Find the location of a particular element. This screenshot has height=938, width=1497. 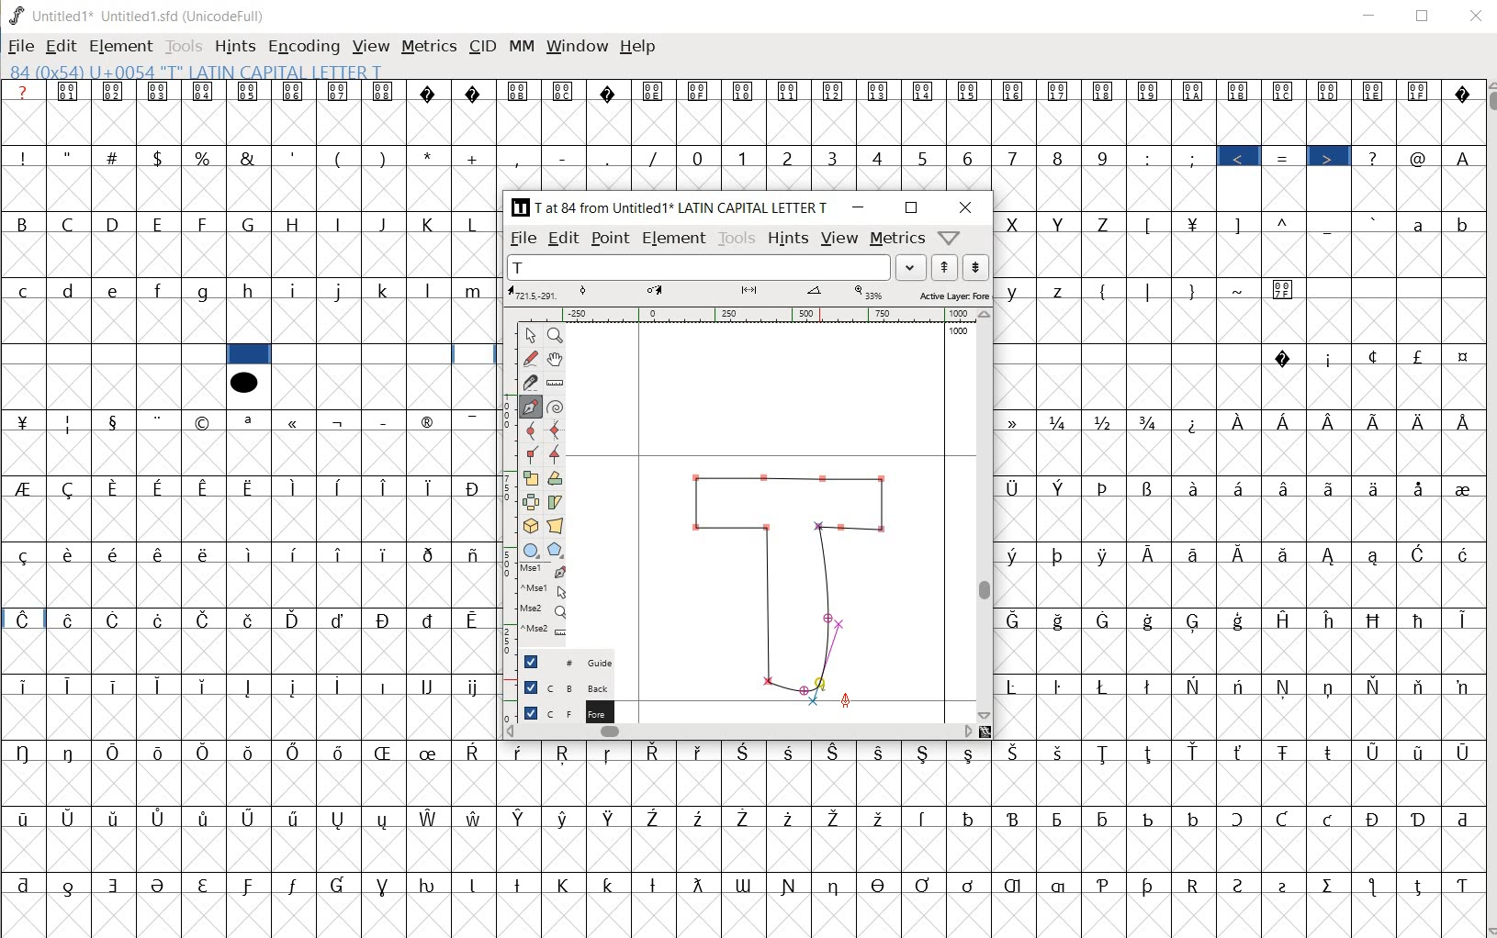

Symbol is located at coordinates (1241, 884).